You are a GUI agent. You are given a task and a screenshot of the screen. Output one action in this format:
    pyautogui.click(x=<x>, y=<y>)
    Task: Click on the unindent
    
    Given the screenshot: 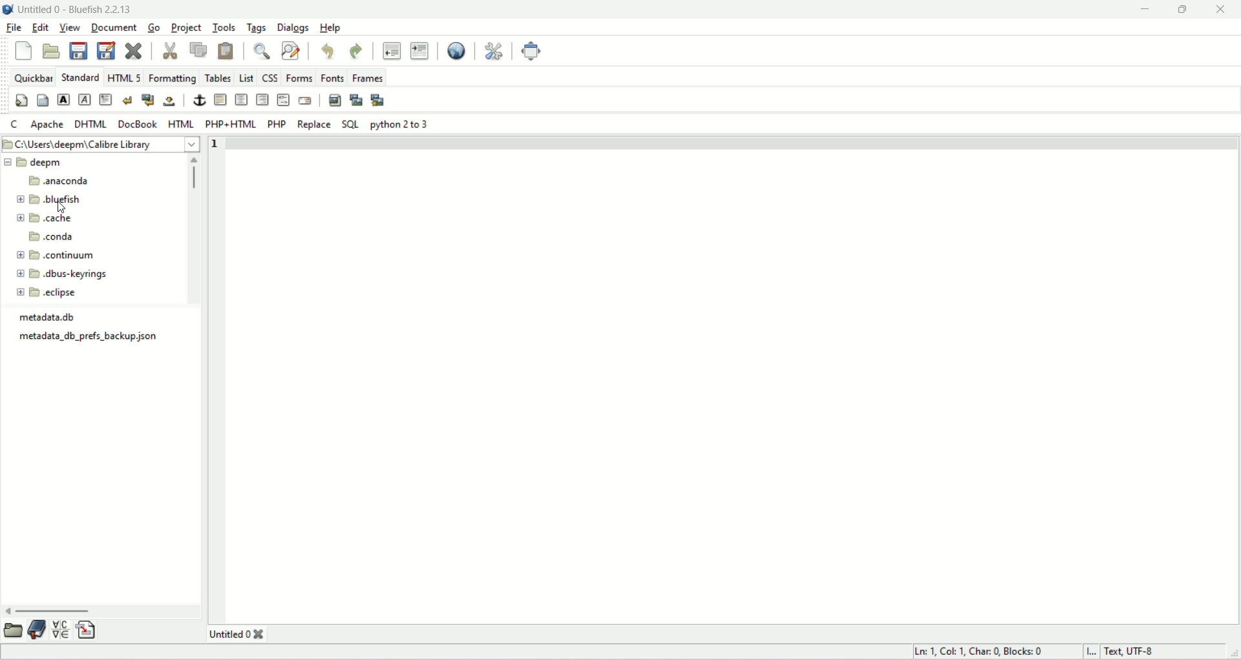 What is the action you would take?
    pyautogui.click(x=393, y=50)
    